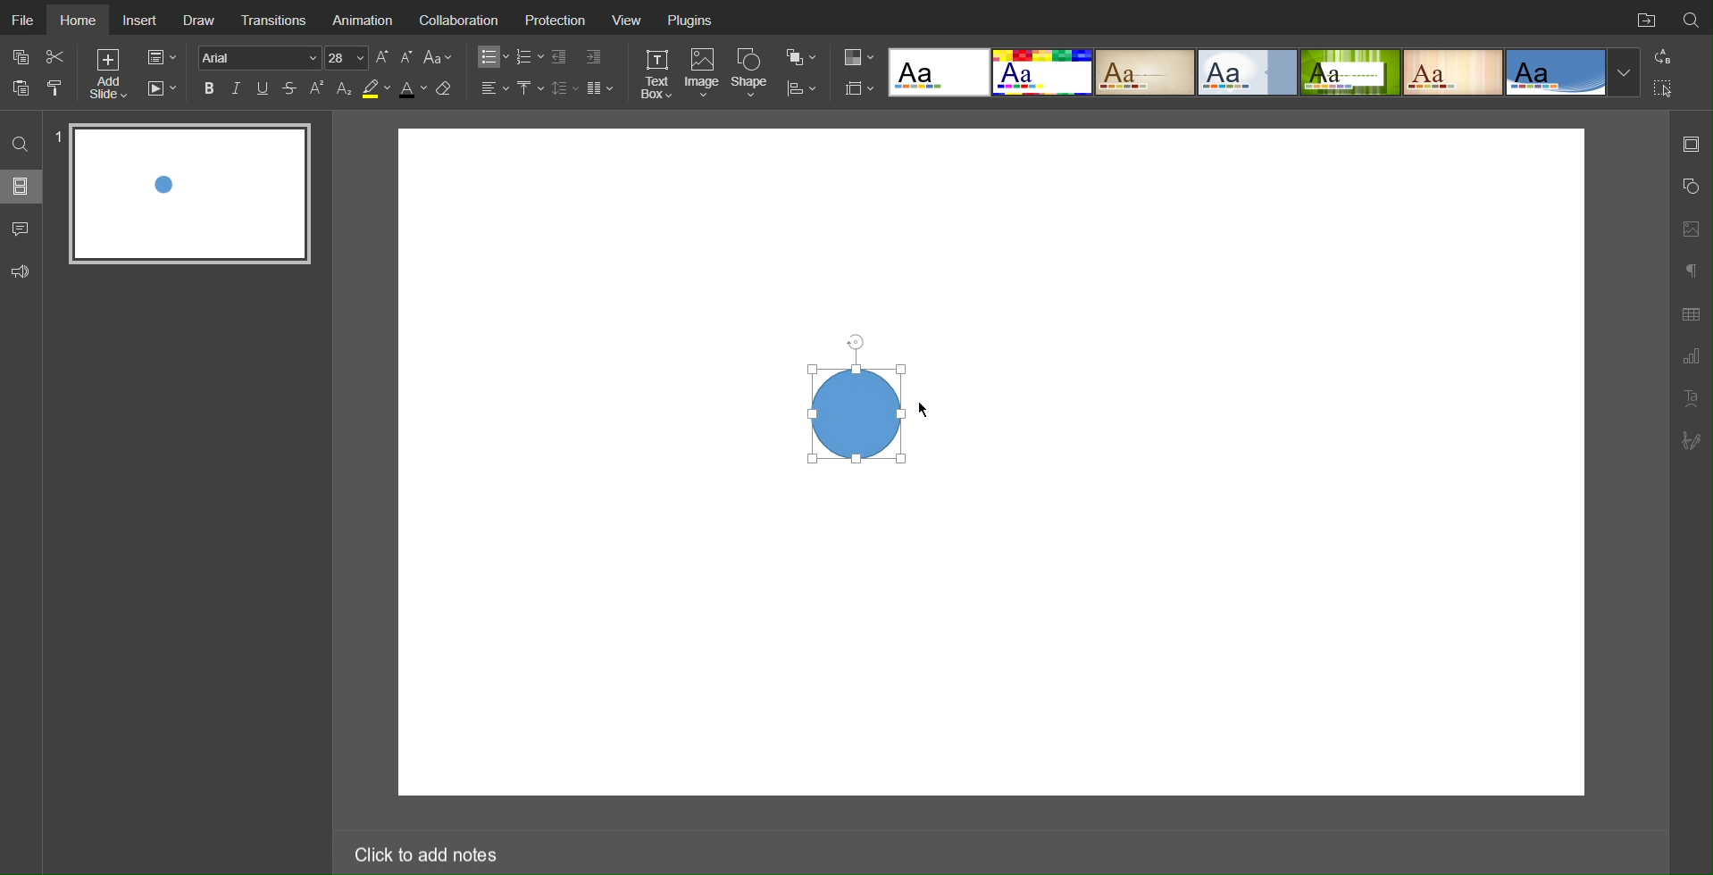 This screenshot has width=1713, height=875. Describe the element at coordinates (264, 88) in the screenshot. I see `Underline` at that location.